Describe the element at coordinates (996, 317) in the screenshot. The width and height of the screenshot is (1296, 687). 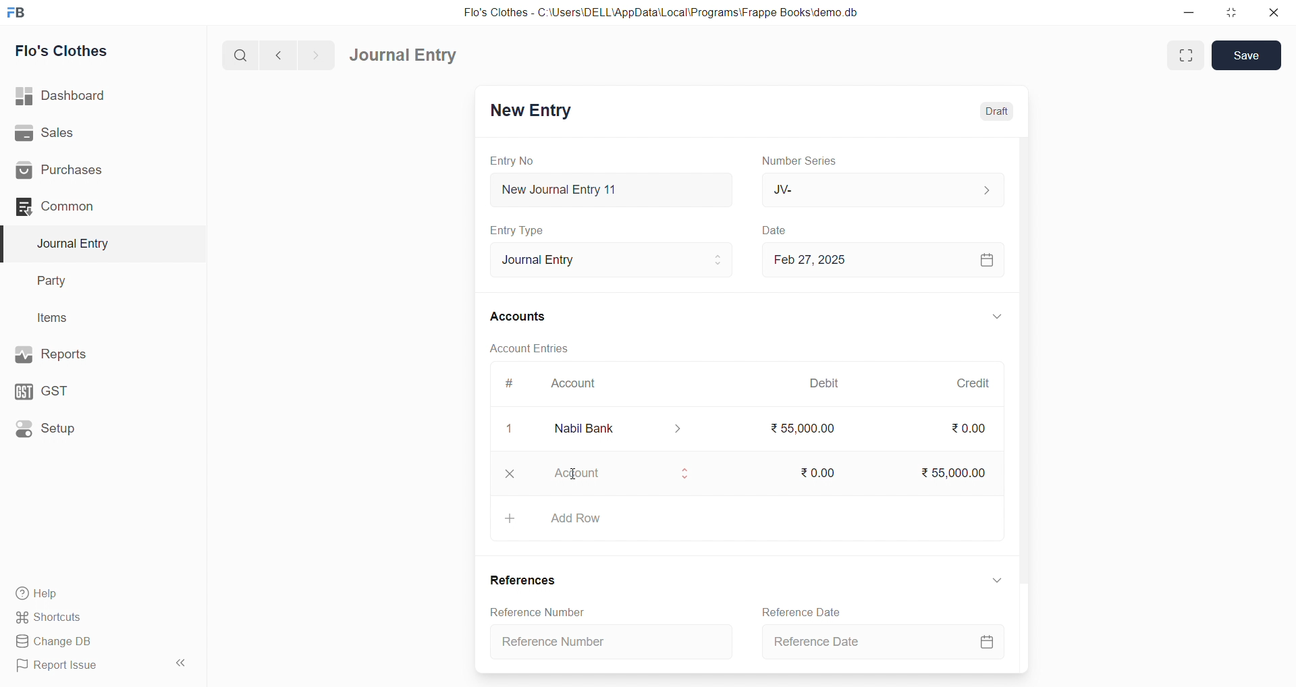
I see `EXPAND/COLLAPSE` at that location.